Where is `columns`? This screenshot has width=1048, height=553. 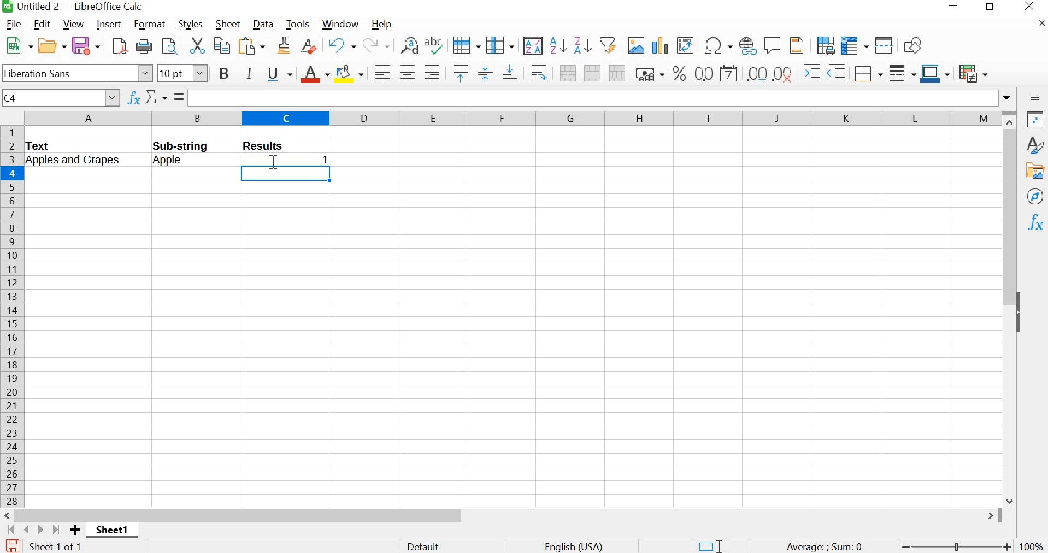 columns is located at coordinates (510, 117).